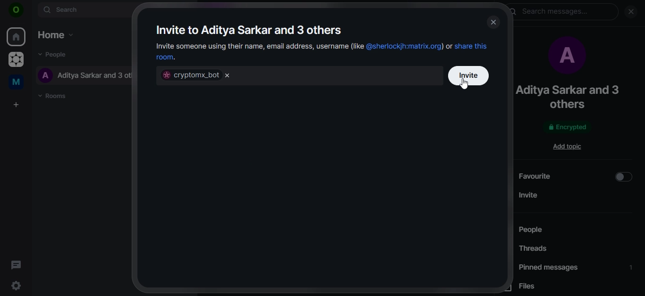 The image size is (645, 296). I want to click on me, so click(18, 81).